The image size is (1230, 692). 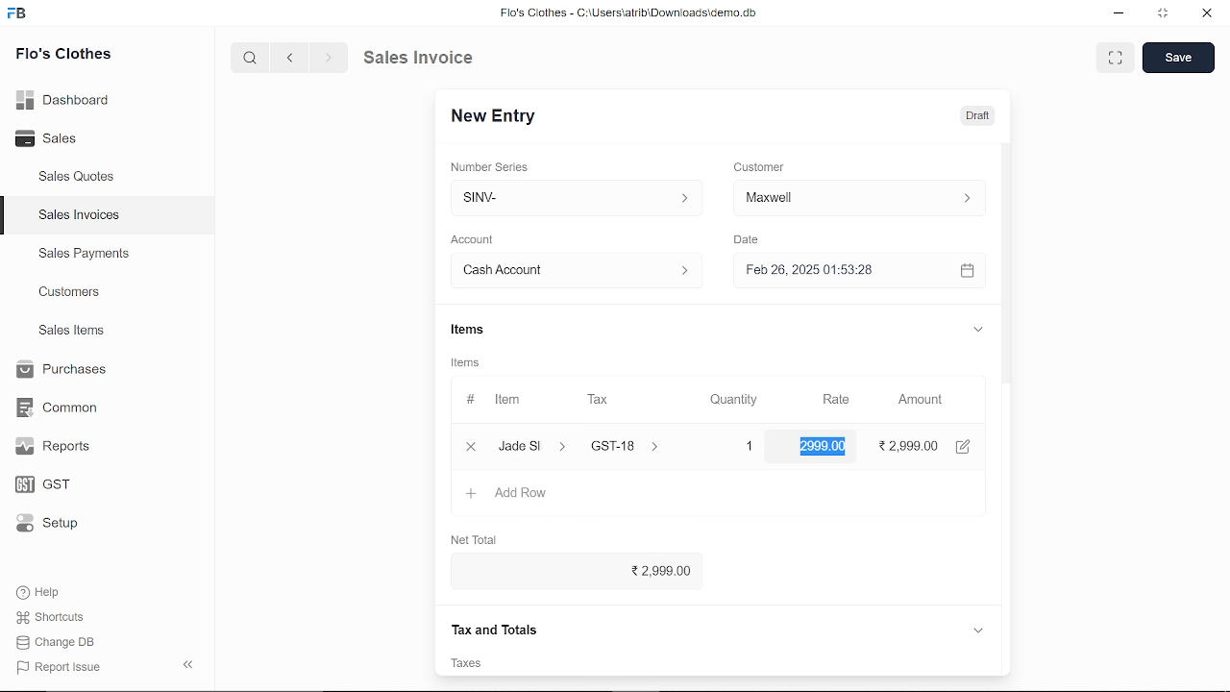 I want to click on ‘Attachment, so click(x=759, y=663).